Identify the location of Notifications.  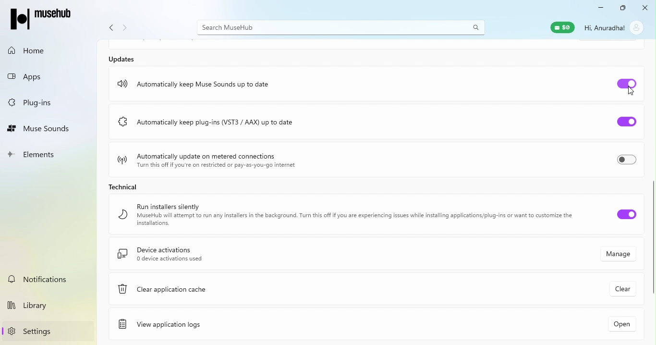
(50, 279).